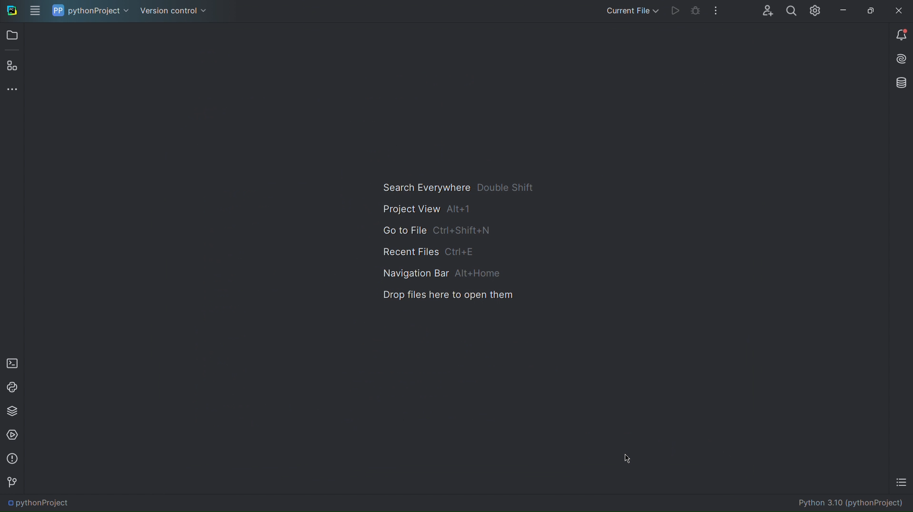 This screenshot has width=913, height=512. Describe the element at coordinates (789, 10) in the screenshot. I see `Search` at that location.